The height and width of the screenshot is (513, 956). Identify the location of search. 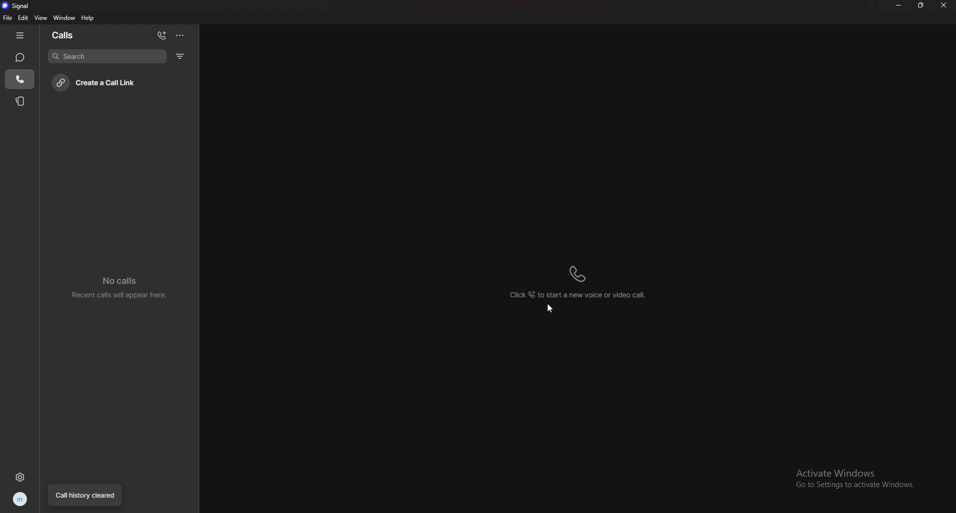
(105, 57).